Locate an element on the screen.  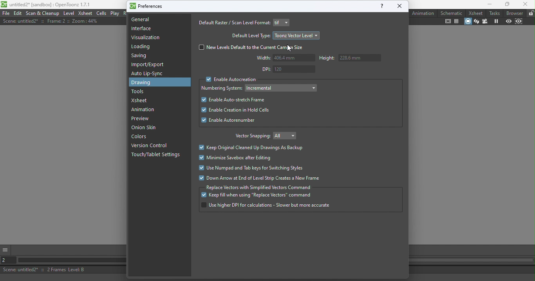
Scene: untitled2* :: 2 Frames Level: B is located at coordinates (61, 270).